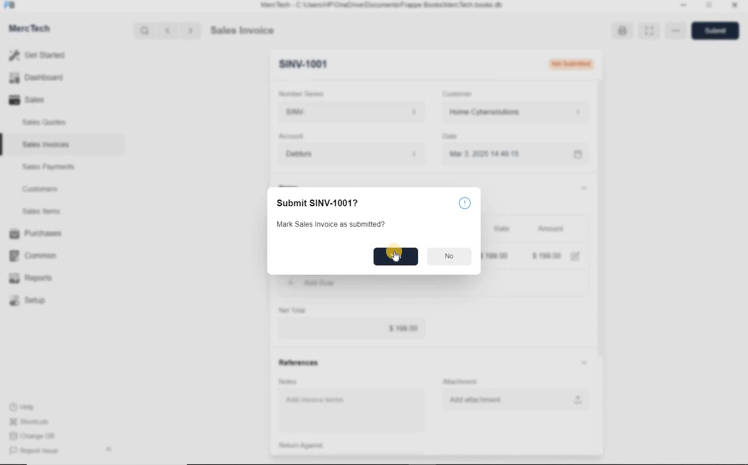 This screenshot has width=748, height=465. Describe the element at coordinates (48, 189) in the screenshot. I see `Customers` at that location.